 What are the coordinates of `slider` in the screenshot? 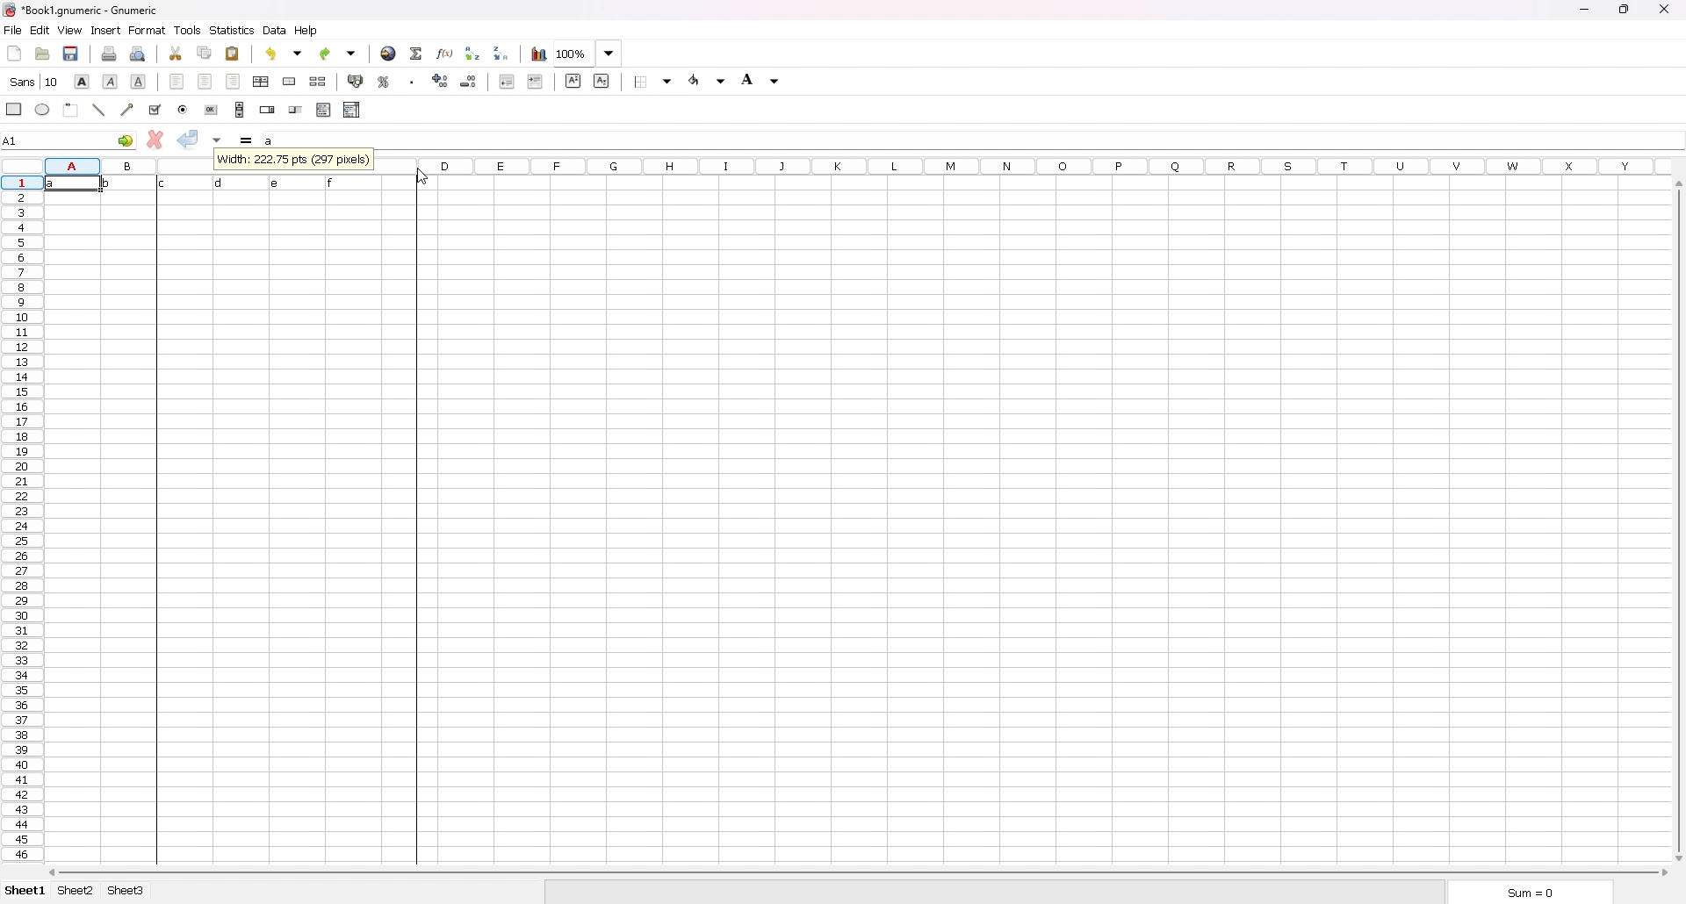 It's located at (295, 110).